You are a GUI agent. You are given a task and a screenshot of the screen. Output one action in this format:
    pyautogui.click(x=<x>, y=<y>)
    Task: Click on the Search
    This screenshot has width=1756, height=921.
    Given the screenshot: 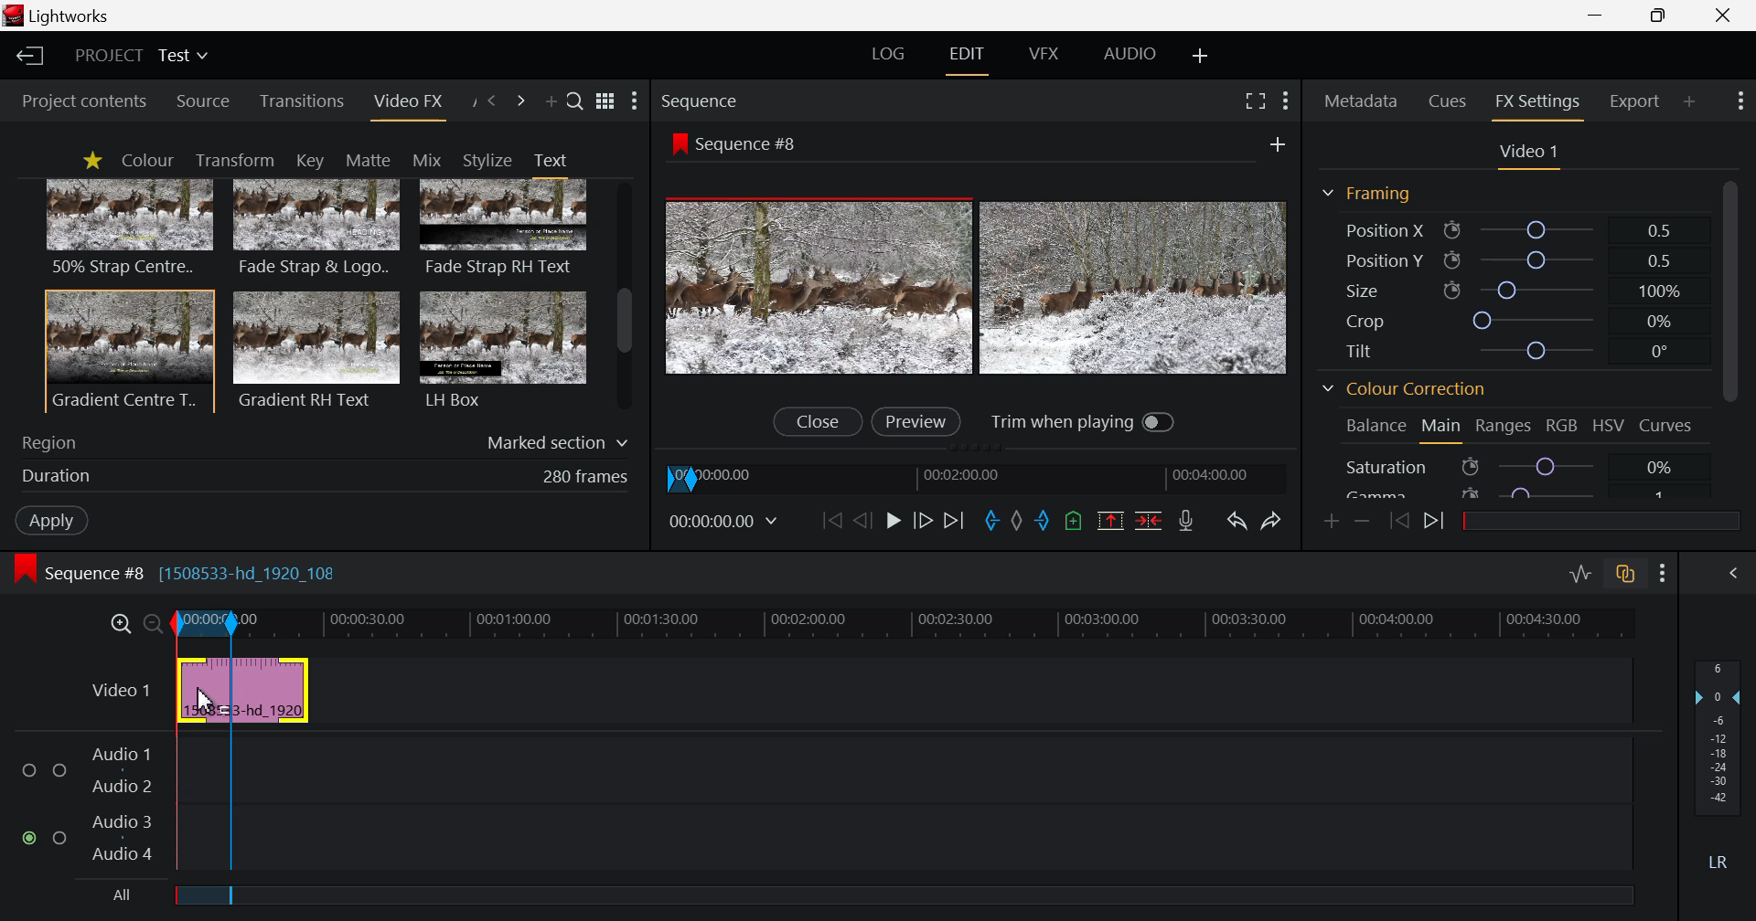 What is the action you would take?
    pyautogui.click(x=575, y=103)
    